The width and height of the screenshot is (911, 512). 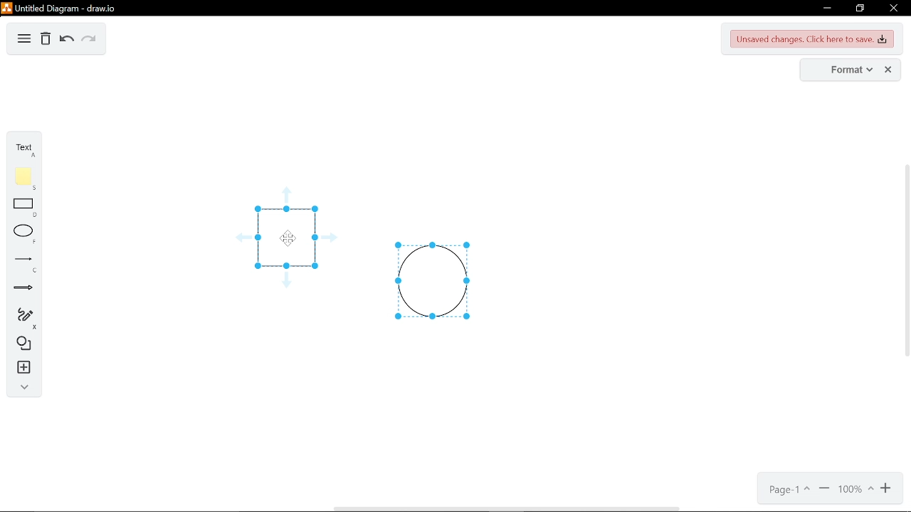 What do you see at coordinates (20, 387) in the screenshot?
I see `collapse` at bounding box center [20, 387].